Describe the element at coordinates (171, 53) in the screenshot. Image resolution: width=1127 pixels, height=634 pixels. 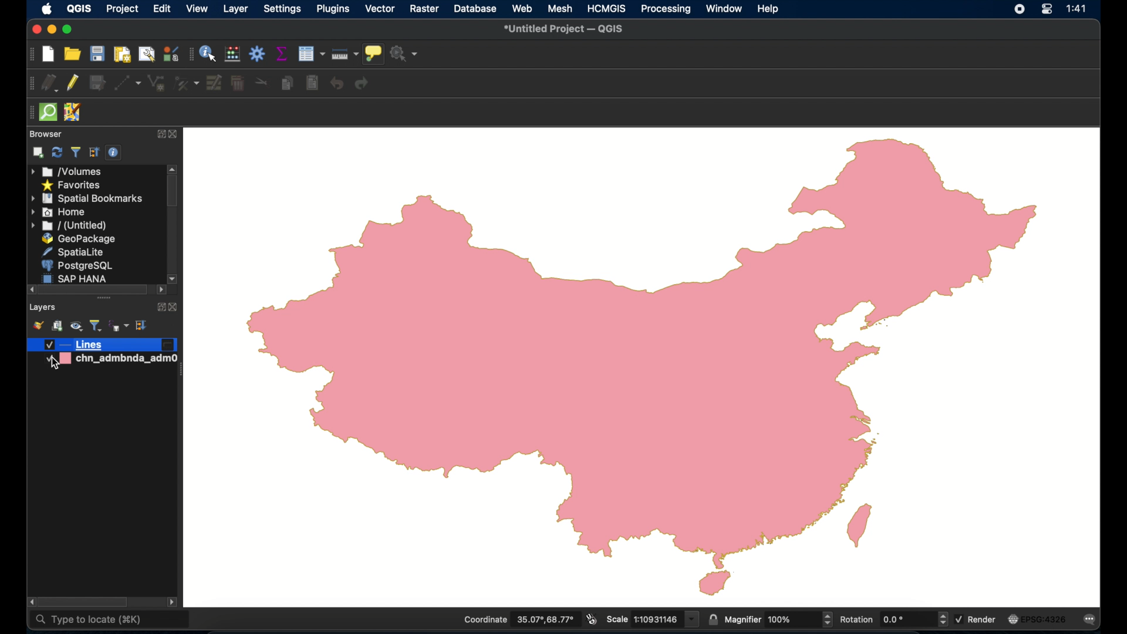
I see `styling manager` at that location.